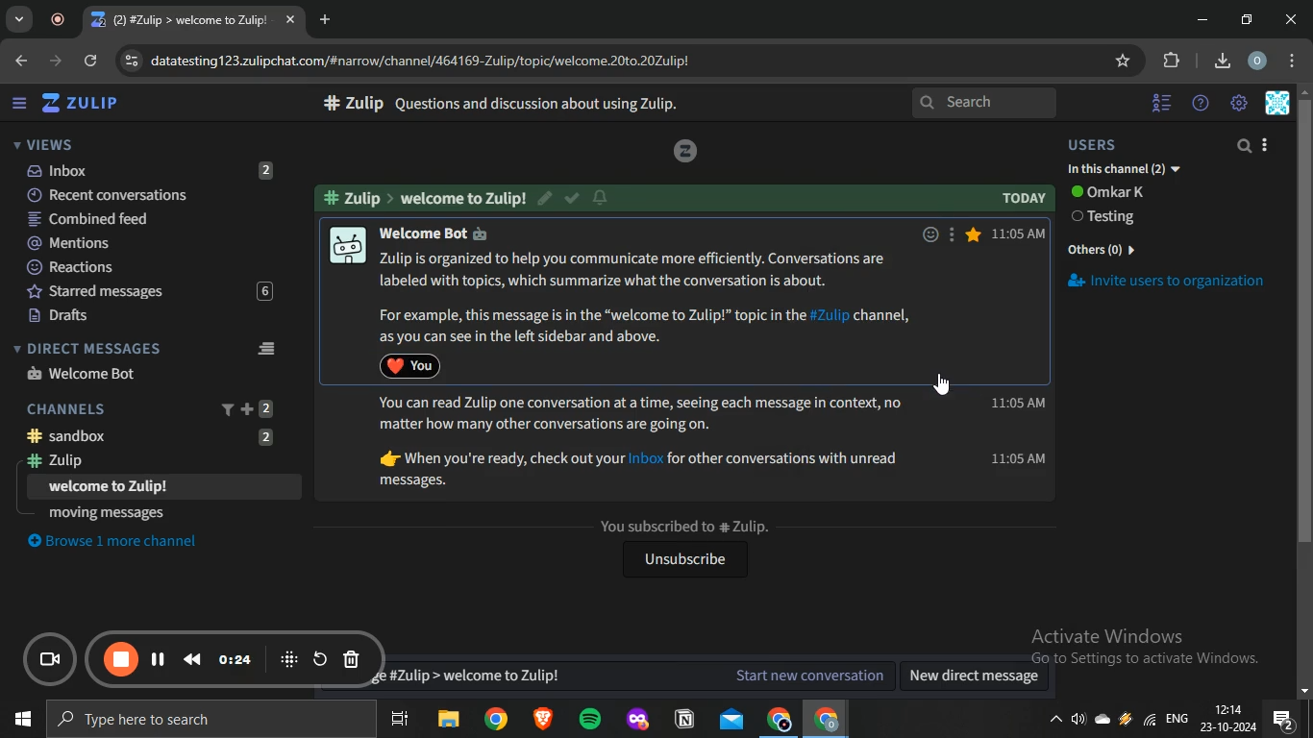 The image size is (1313, 738). Describe the element at coordinates (1283, 720) in the screenshot. I see `notifications` at that location.